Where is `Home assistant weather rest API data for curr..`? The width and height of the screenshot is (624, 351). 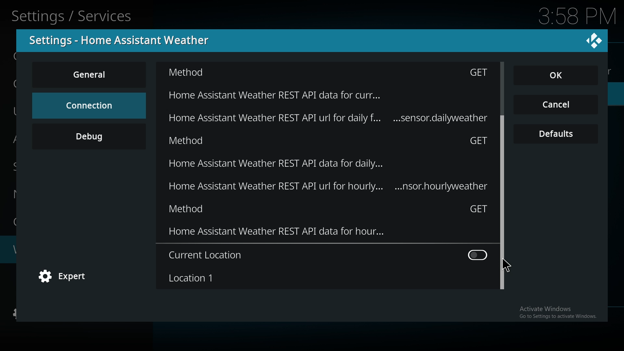
Home assistant weather rest API data for curr.. is located at coordinates (319, 94).